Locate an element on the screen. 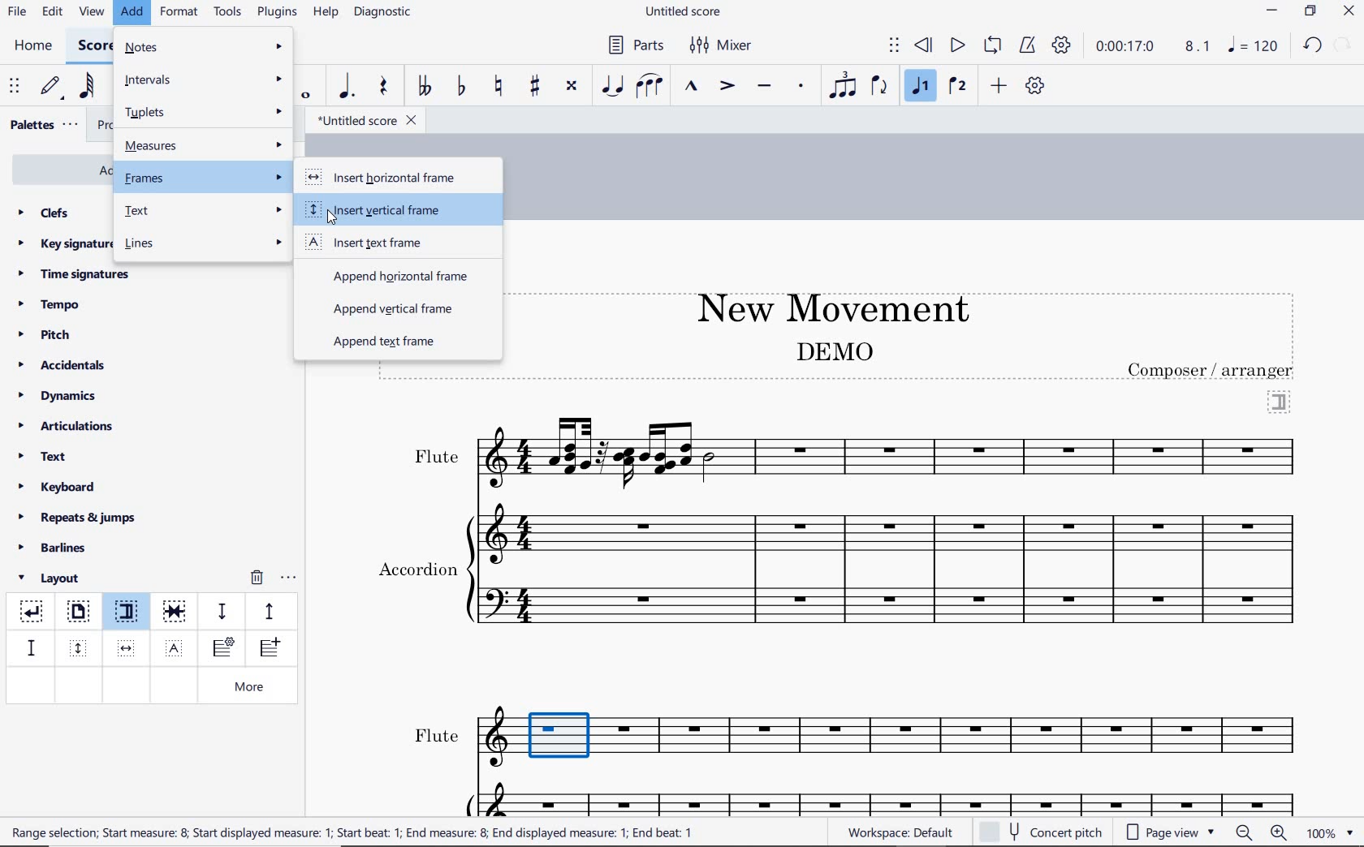 This screenshot has height=847, width=1364. FL is located at coordinates (896, 738).